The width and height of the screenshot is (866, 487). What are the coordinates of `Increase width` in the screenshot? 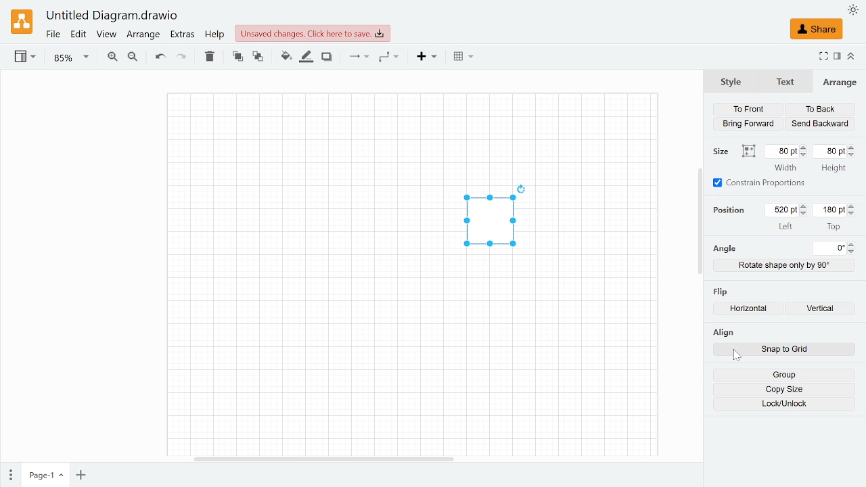 It's located at (804, 147).